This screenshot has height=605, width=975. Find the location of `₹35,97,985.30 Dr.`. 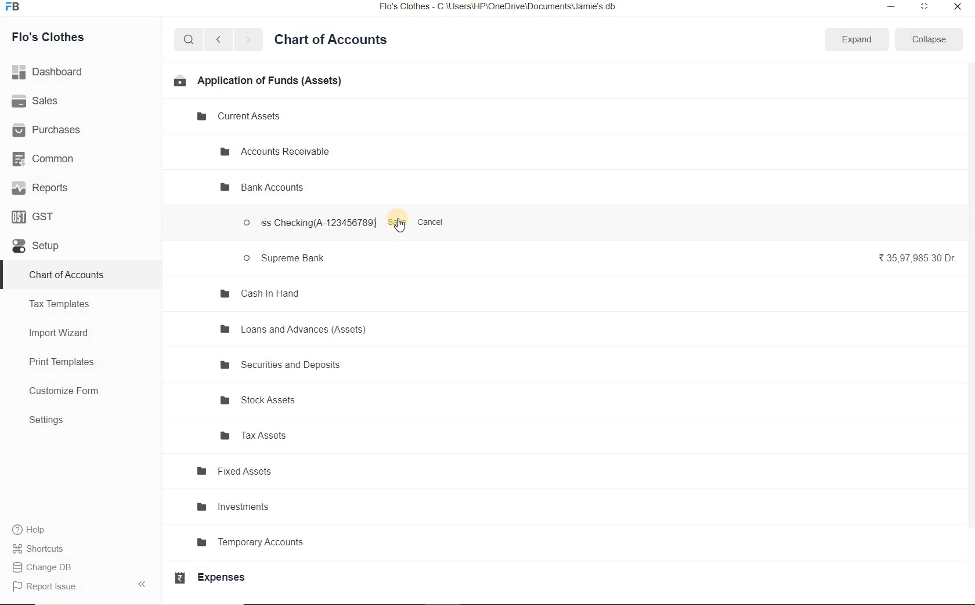

₹35,97,985.30 Dr. is located at coordinates (918, 258).